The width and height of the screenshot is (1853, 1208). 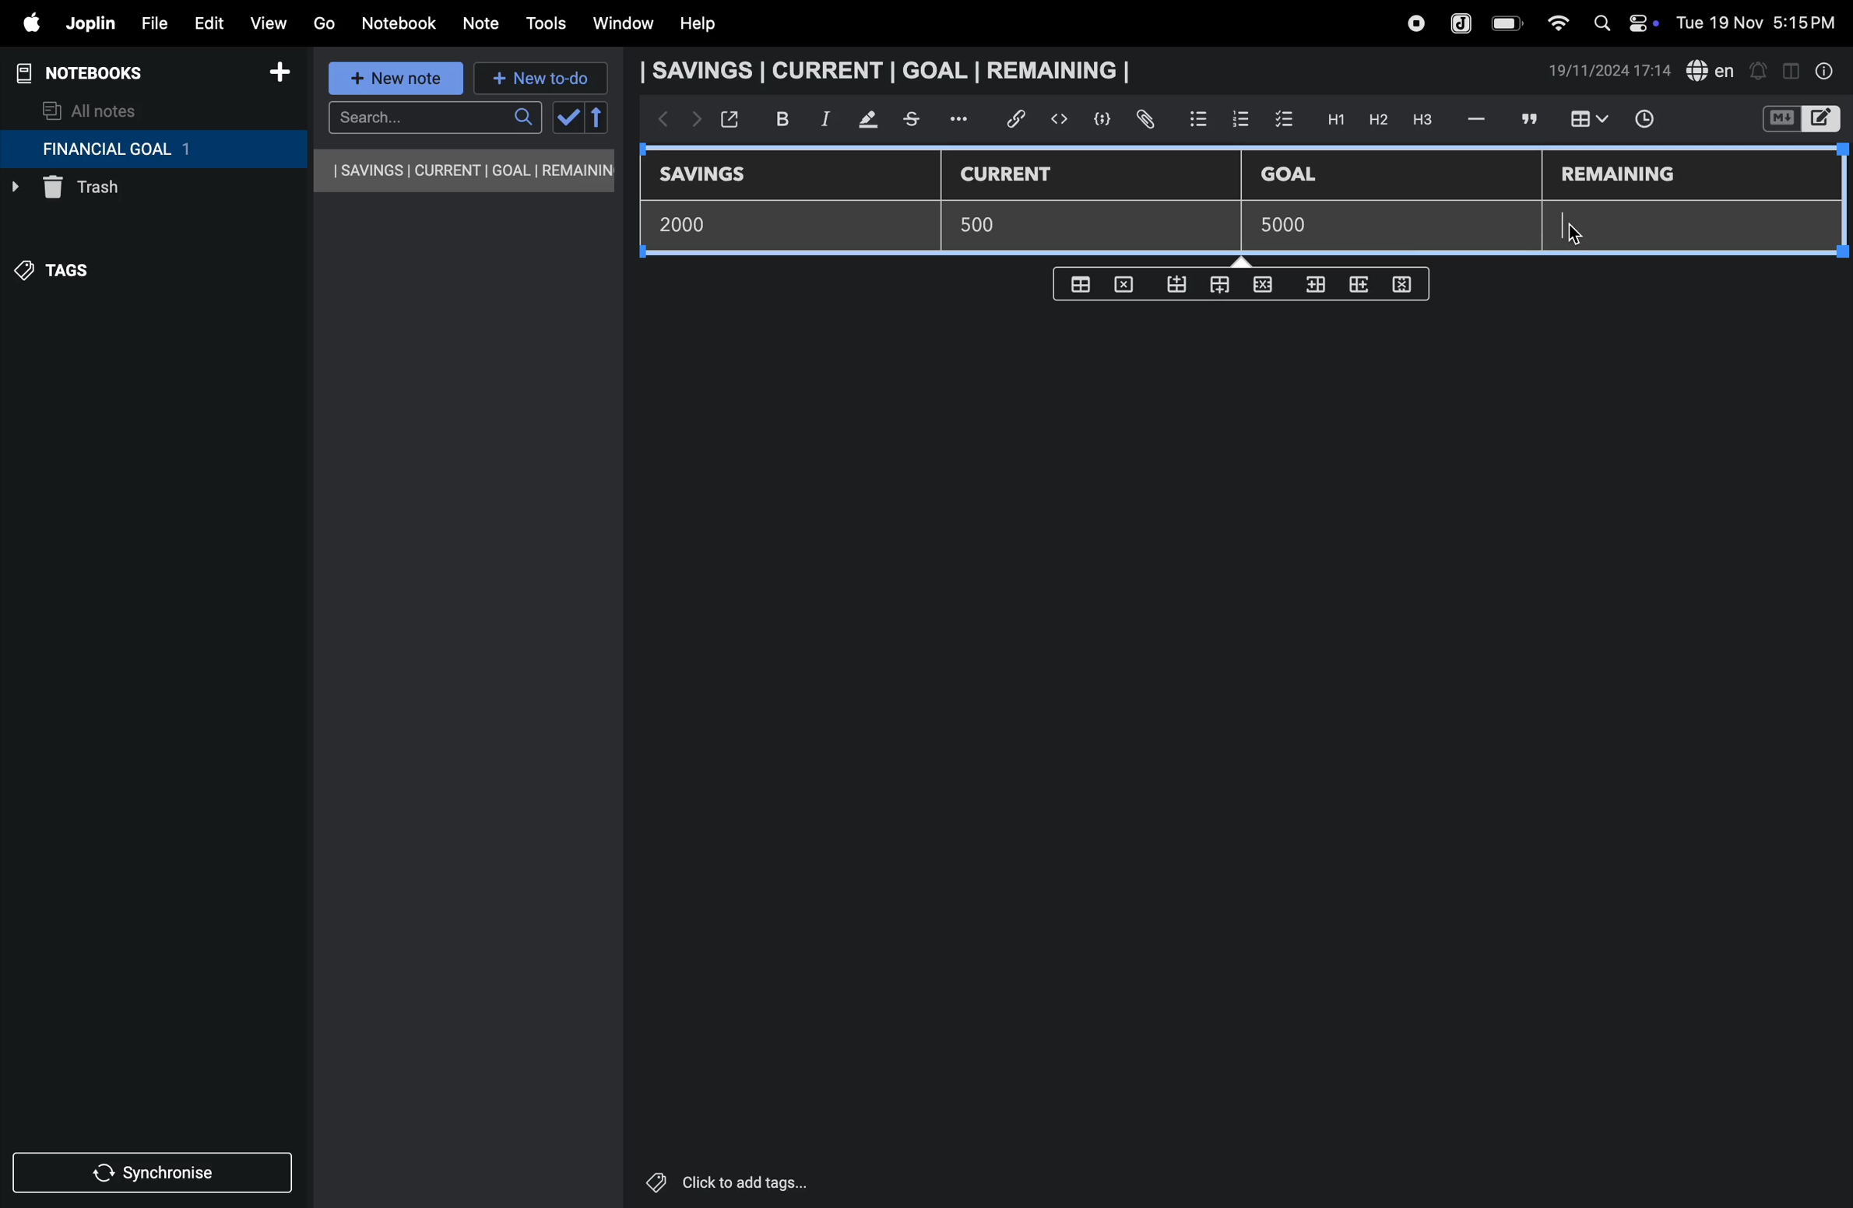 I want to click on notebooks, so click(x=93, y=73).